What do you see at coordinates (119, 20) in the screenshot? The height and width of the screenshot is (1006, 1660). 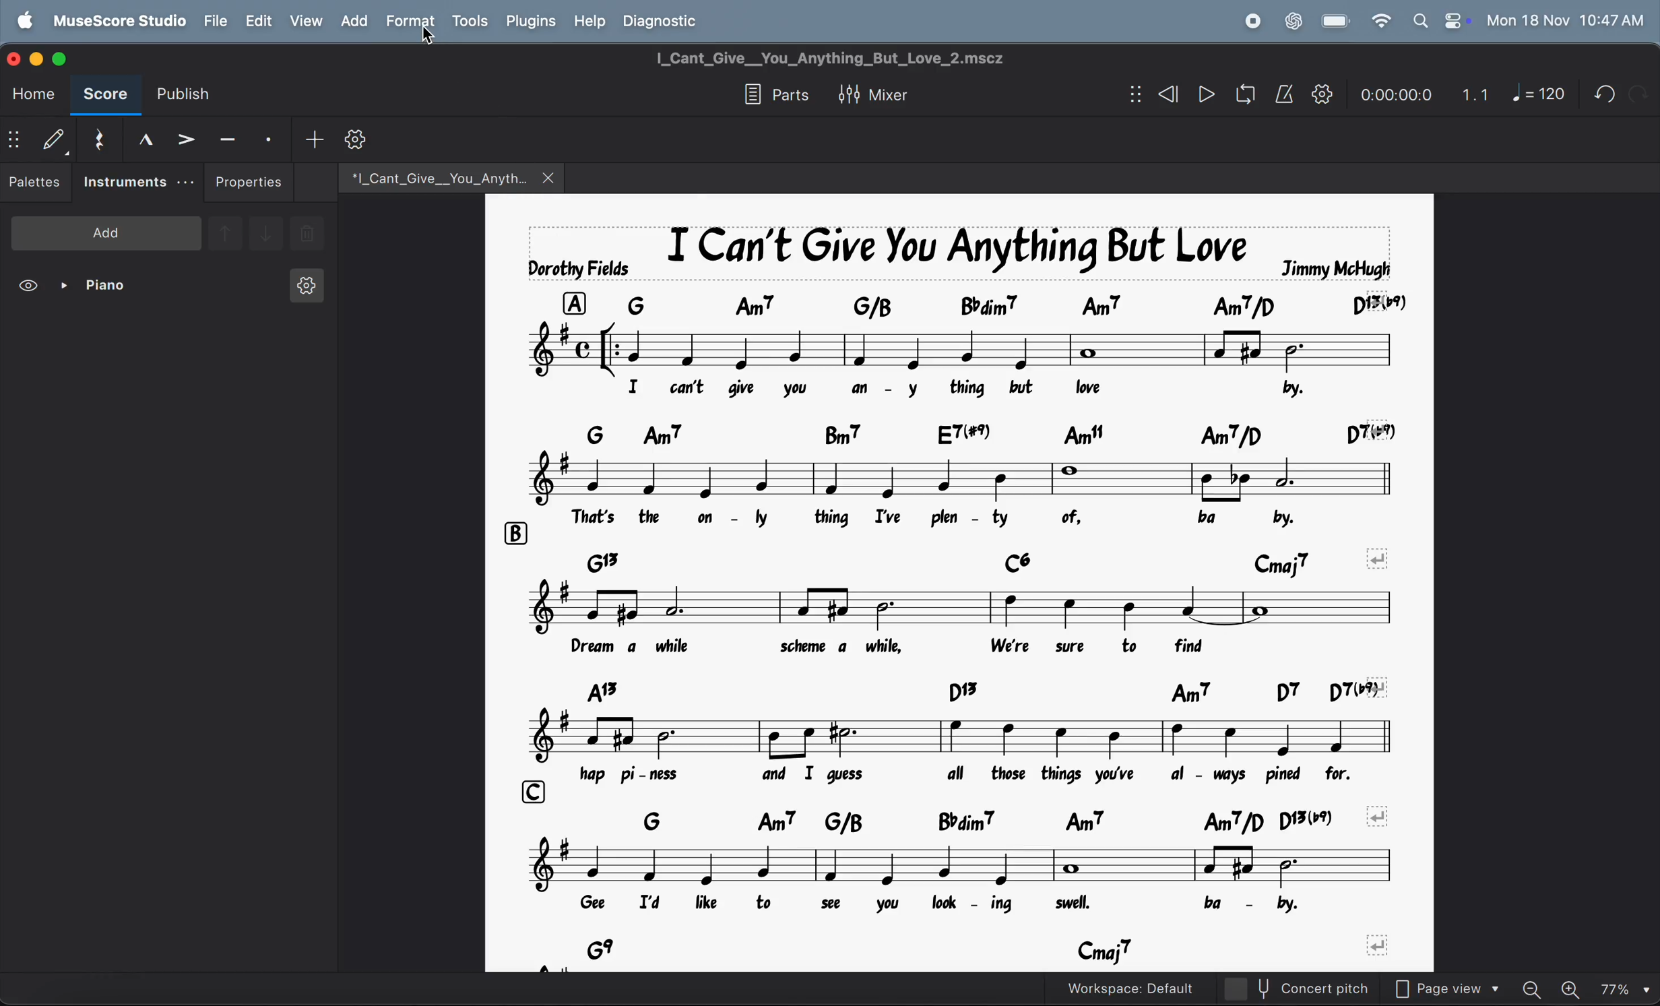 I see `muse score studio` at bounding box center [119, 20].